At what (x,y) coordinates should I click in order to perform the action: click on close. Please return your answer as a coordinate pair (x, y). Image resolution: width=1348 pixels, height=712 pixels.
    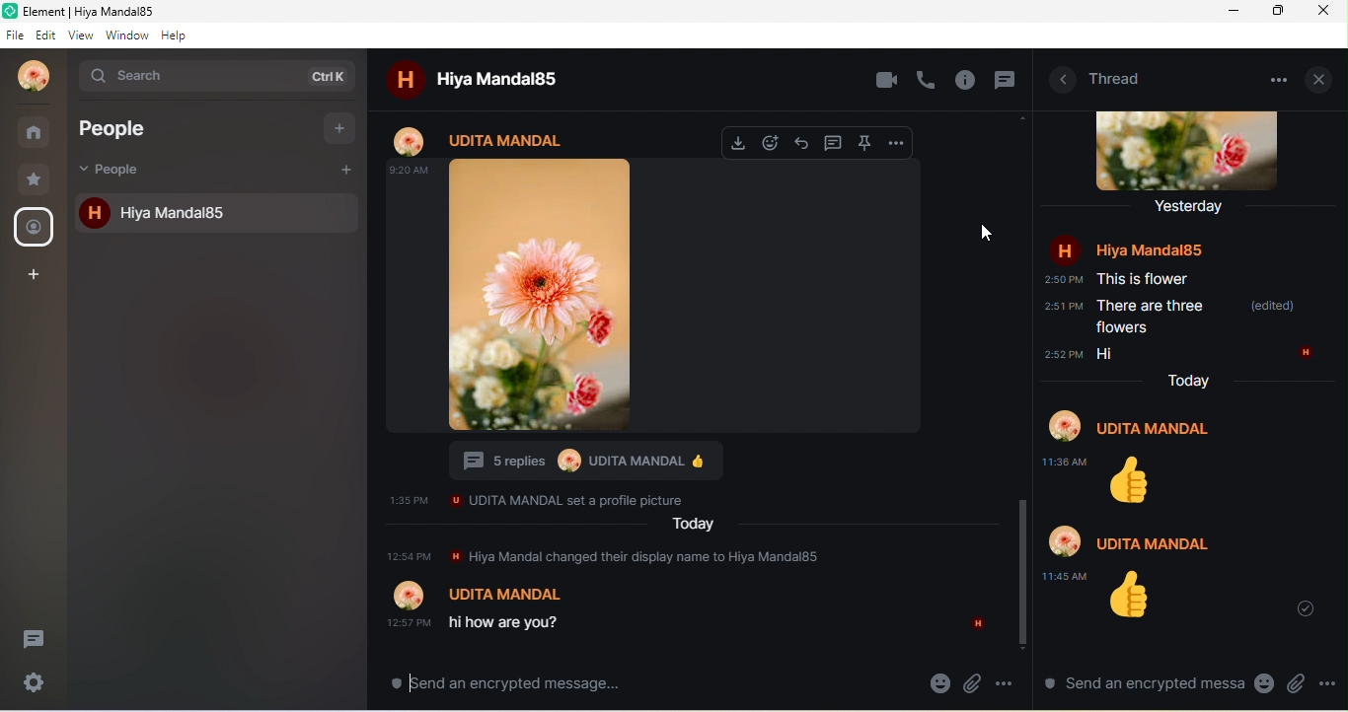
    Looking at the image, I should click on (1326, 11).